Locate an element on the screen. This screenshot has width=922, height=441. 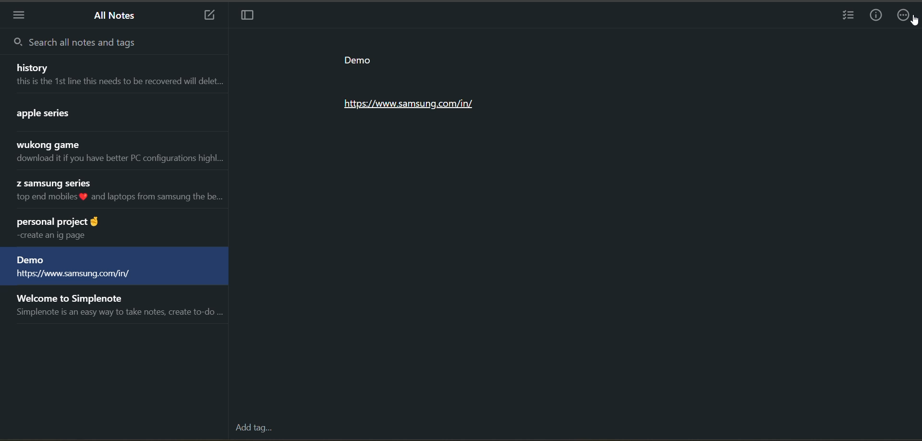
note title and preview is located at coordinates (115, 192).